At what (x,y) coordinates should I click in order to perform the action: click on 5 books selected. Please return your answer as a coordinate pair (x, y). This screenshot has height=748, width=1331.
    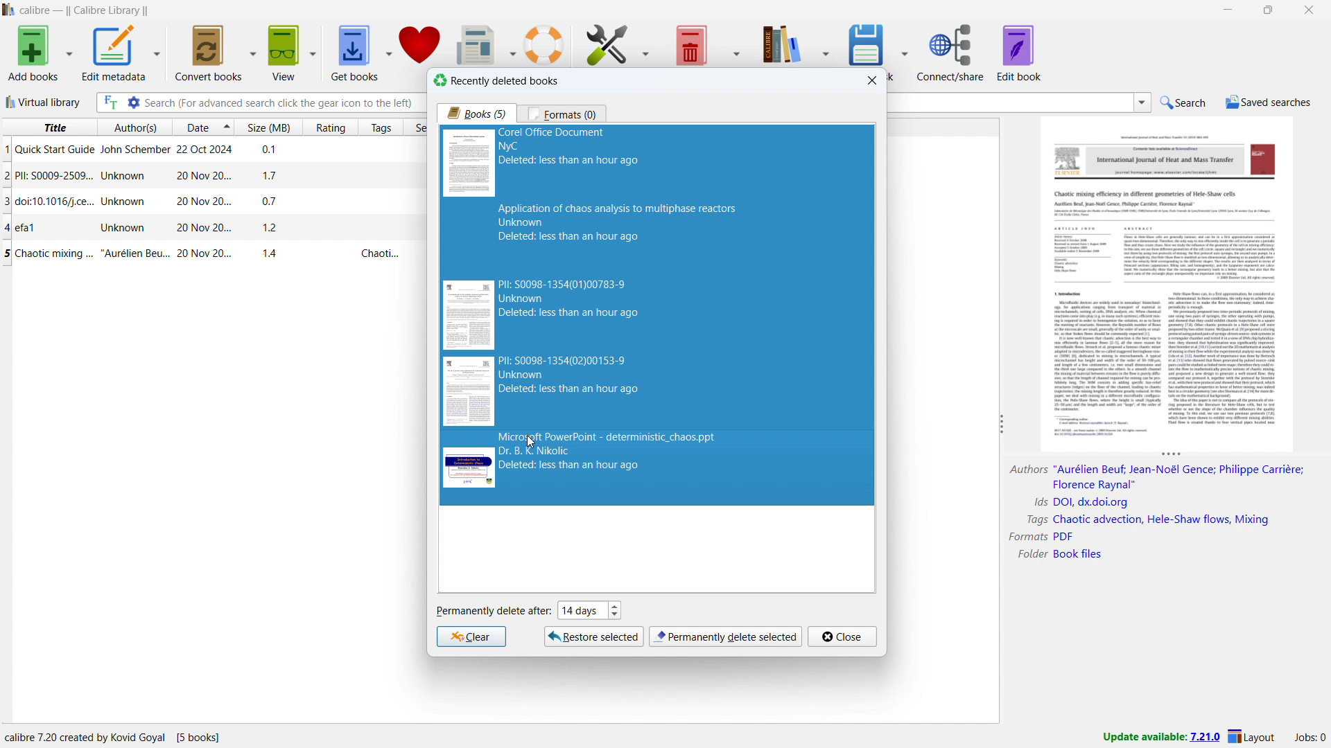
    Looking at the image, I should click on (657, 317).